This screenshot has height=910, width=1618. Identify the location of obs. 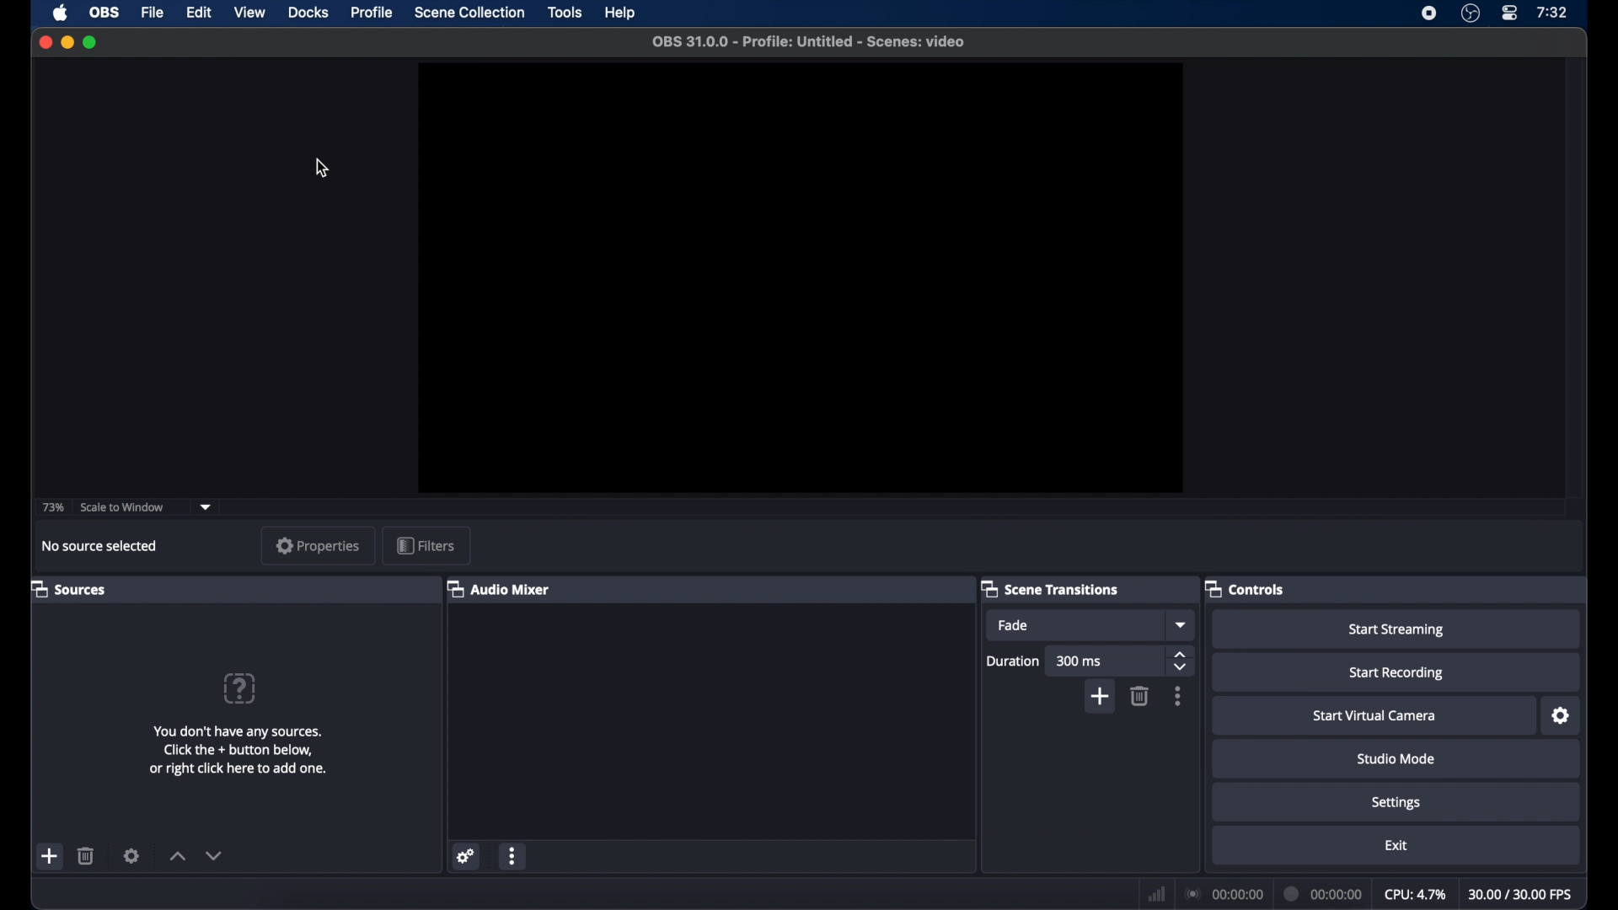
(104, 13).